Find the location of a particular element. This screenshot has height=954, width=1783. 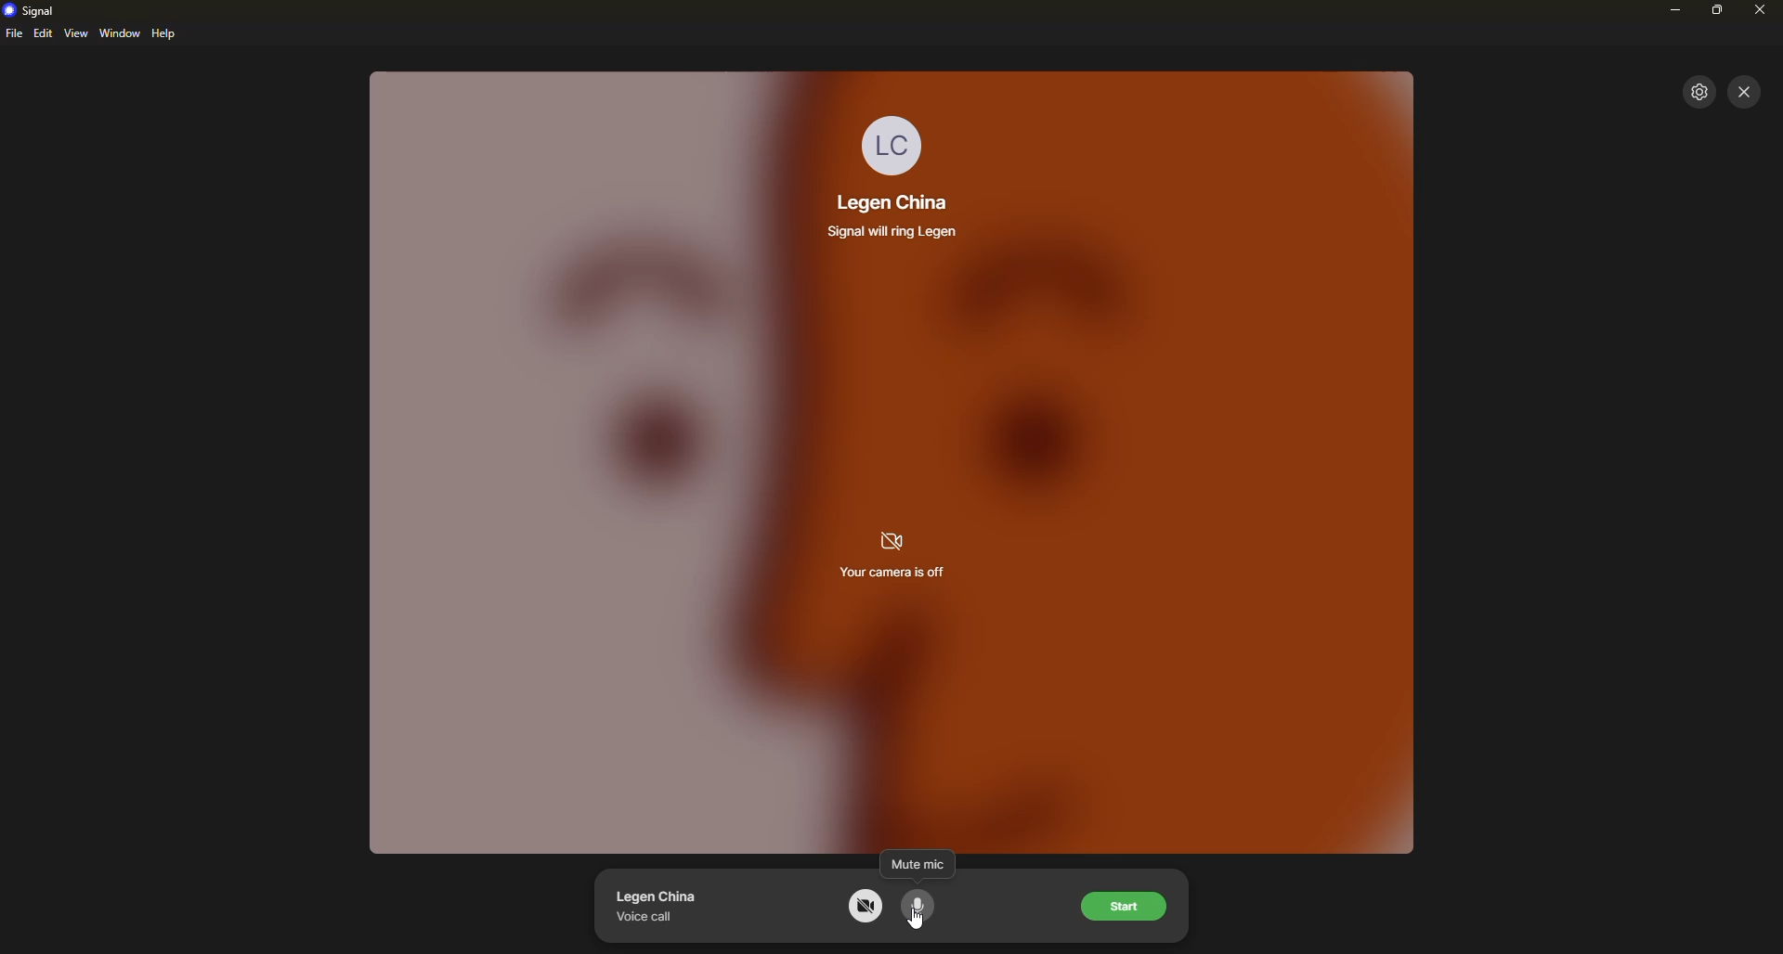

signal is located at coordinates (37, 11).